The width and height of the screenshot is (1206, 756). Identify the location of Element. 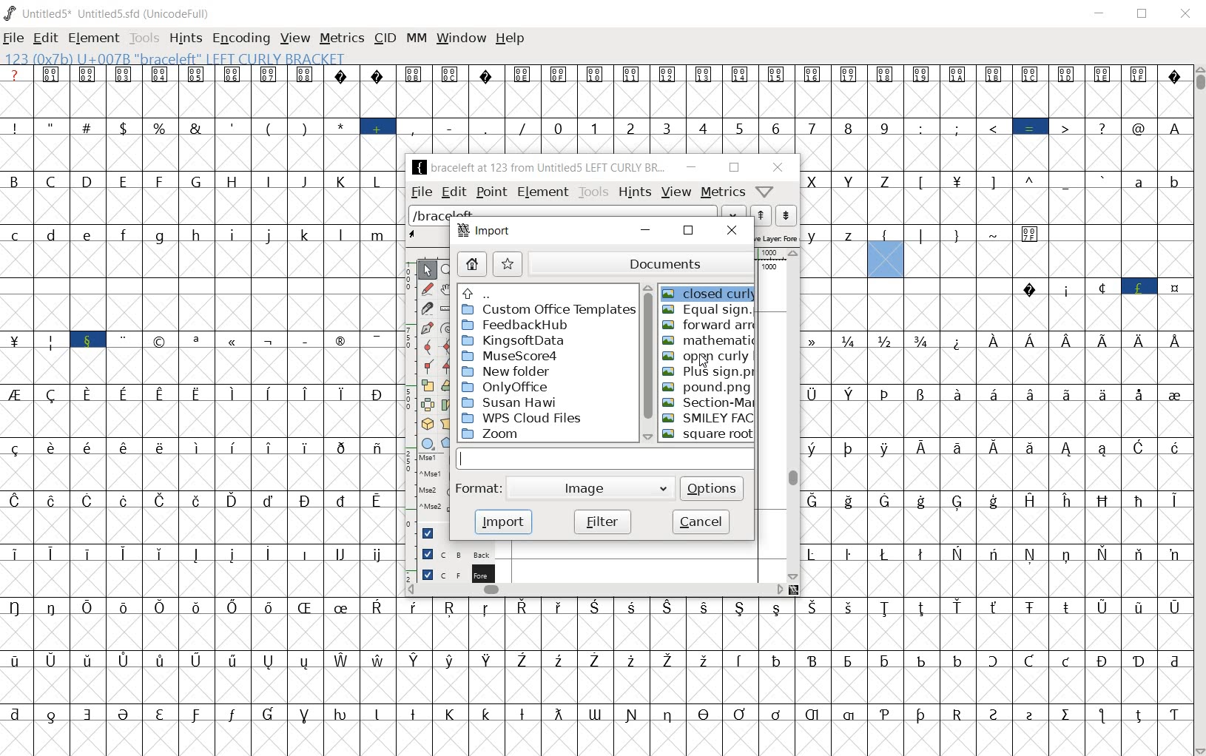
(543, 192).